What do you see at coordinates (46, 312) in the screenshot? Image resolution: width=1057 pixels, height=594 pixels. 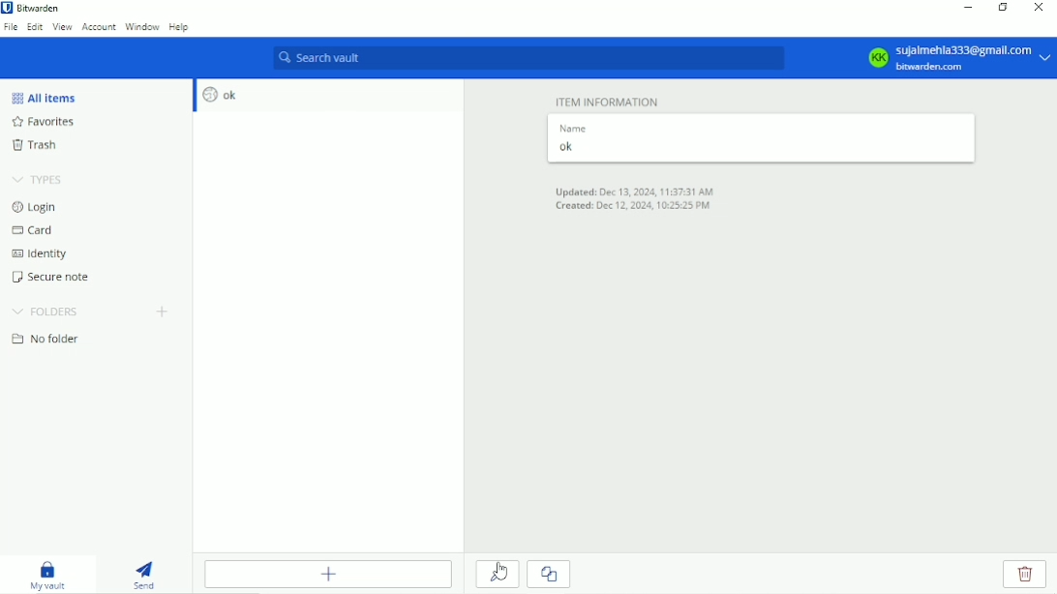 I see `Folders` at bounding box center [46, 312].